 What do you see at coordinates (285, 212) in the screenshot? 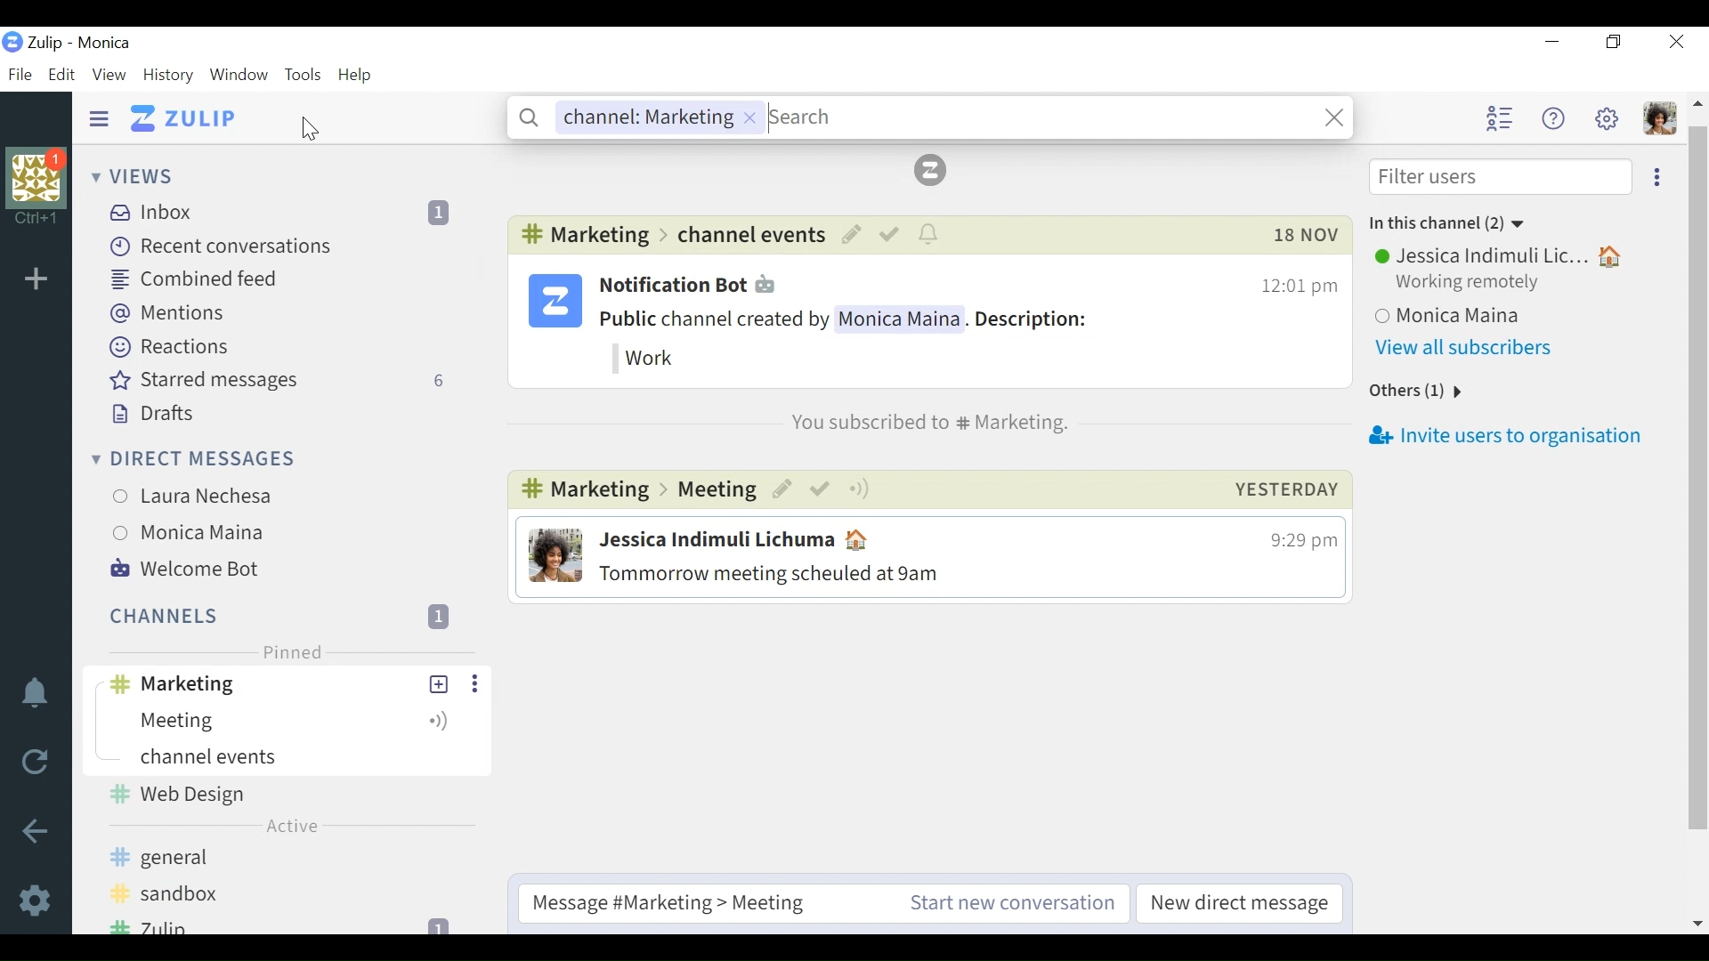
I see `Inbox` at bounding box center [285, 212].